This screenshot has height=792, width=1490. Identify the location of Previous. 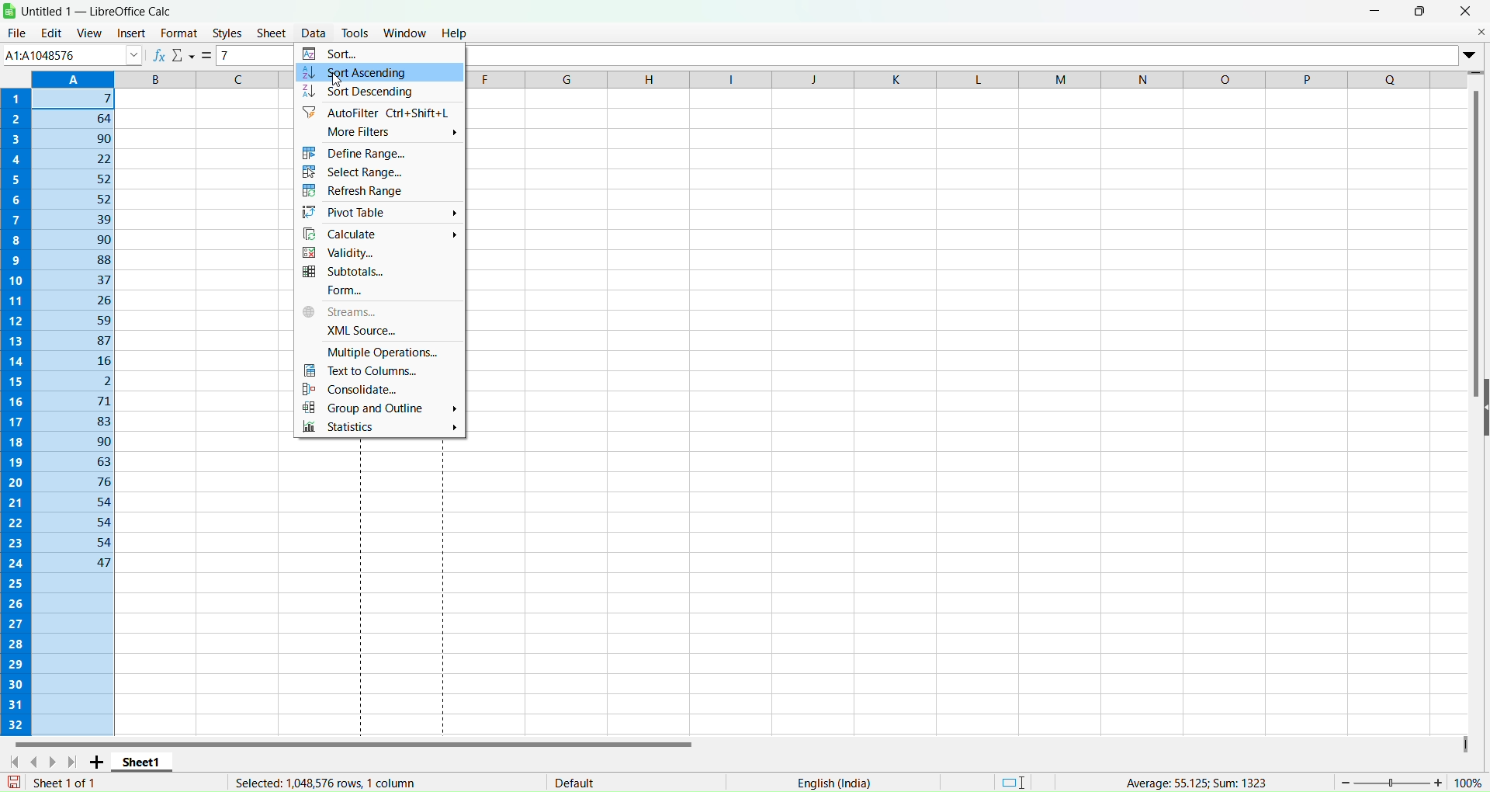
(39, 760).